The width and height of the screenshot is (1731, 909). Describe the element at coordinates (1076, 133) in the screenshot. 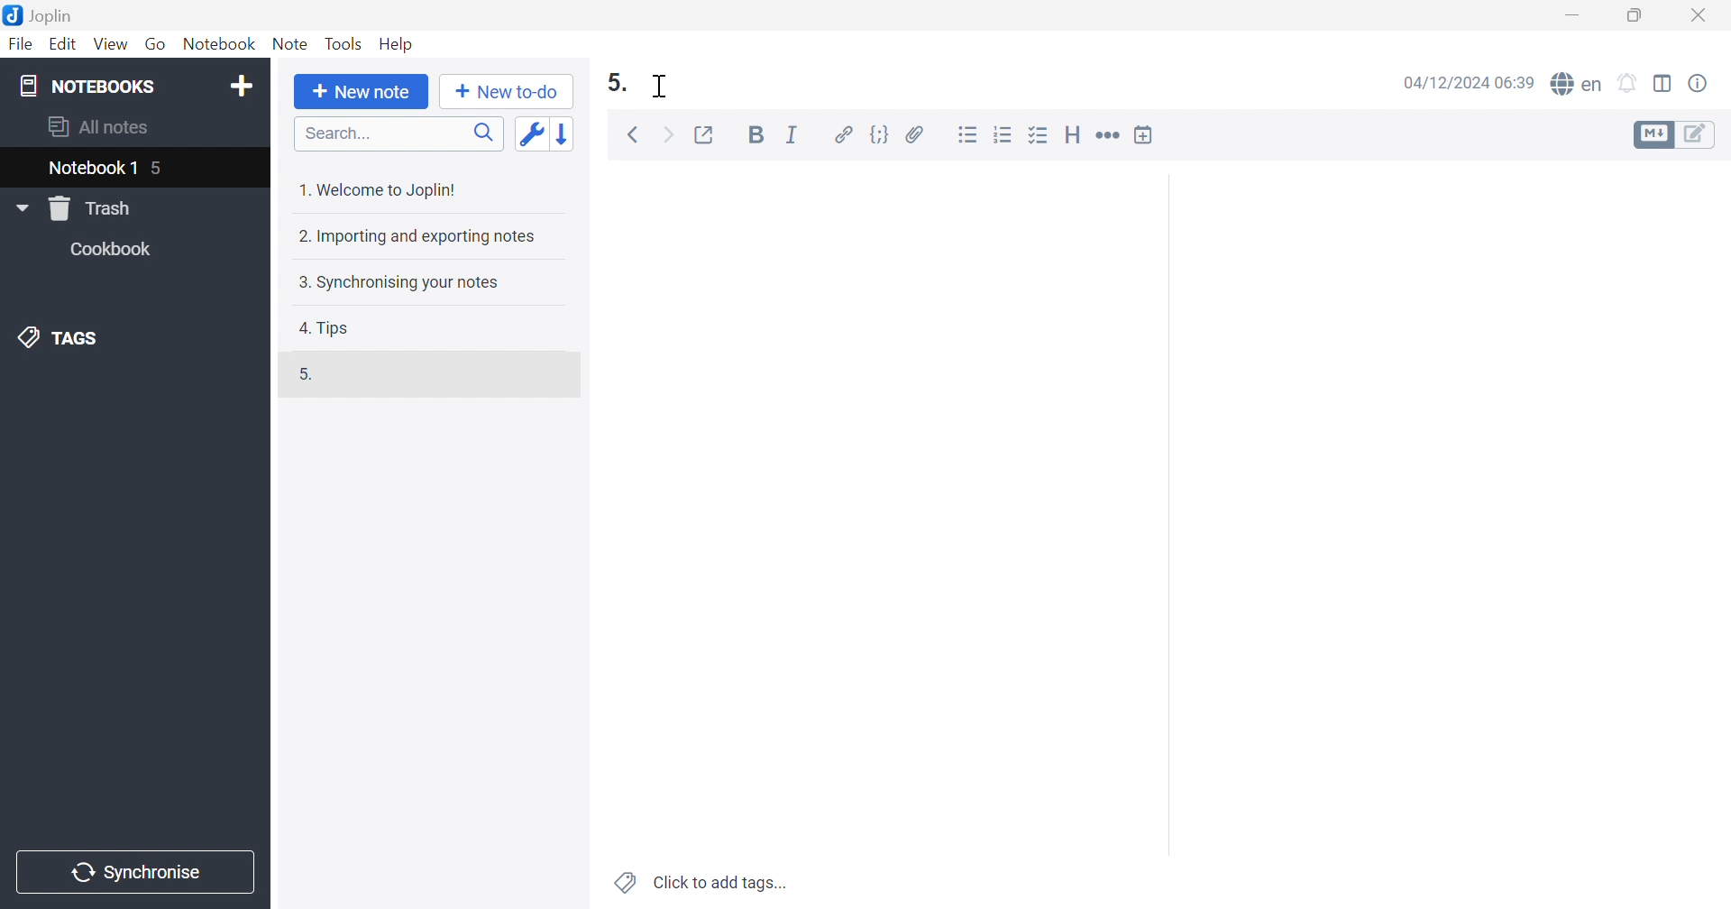

I see `Heading` at that location.